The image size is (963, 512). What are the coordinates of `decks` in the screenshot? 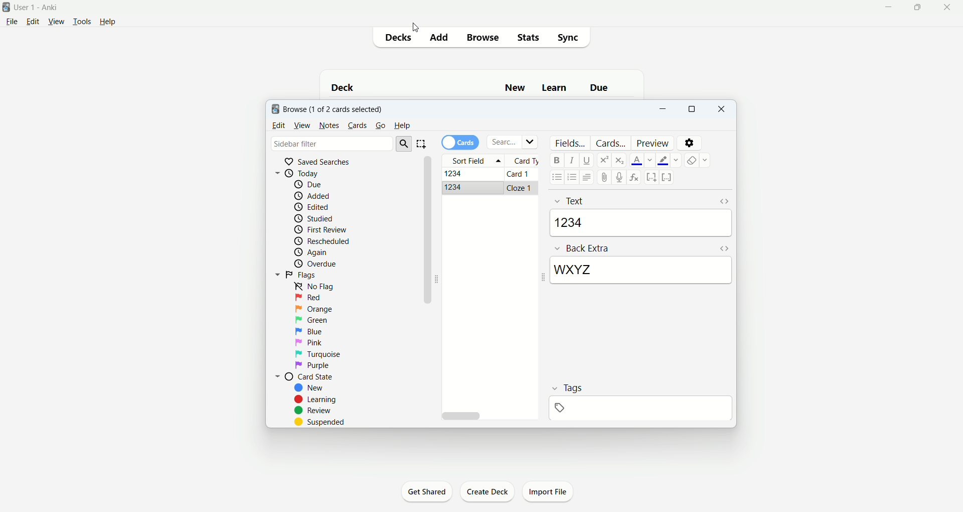 It's located at (401, 38).